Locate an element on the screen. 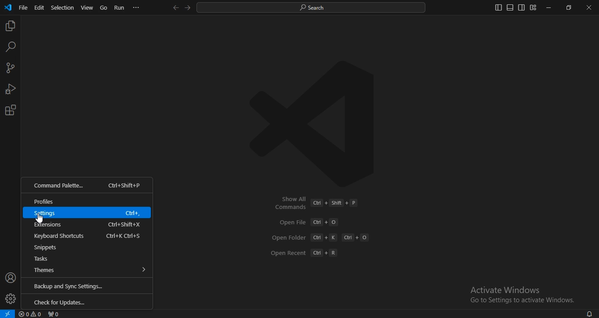 This screenshot has width=599, height=318. explorer is located at coordinates (10, 26).